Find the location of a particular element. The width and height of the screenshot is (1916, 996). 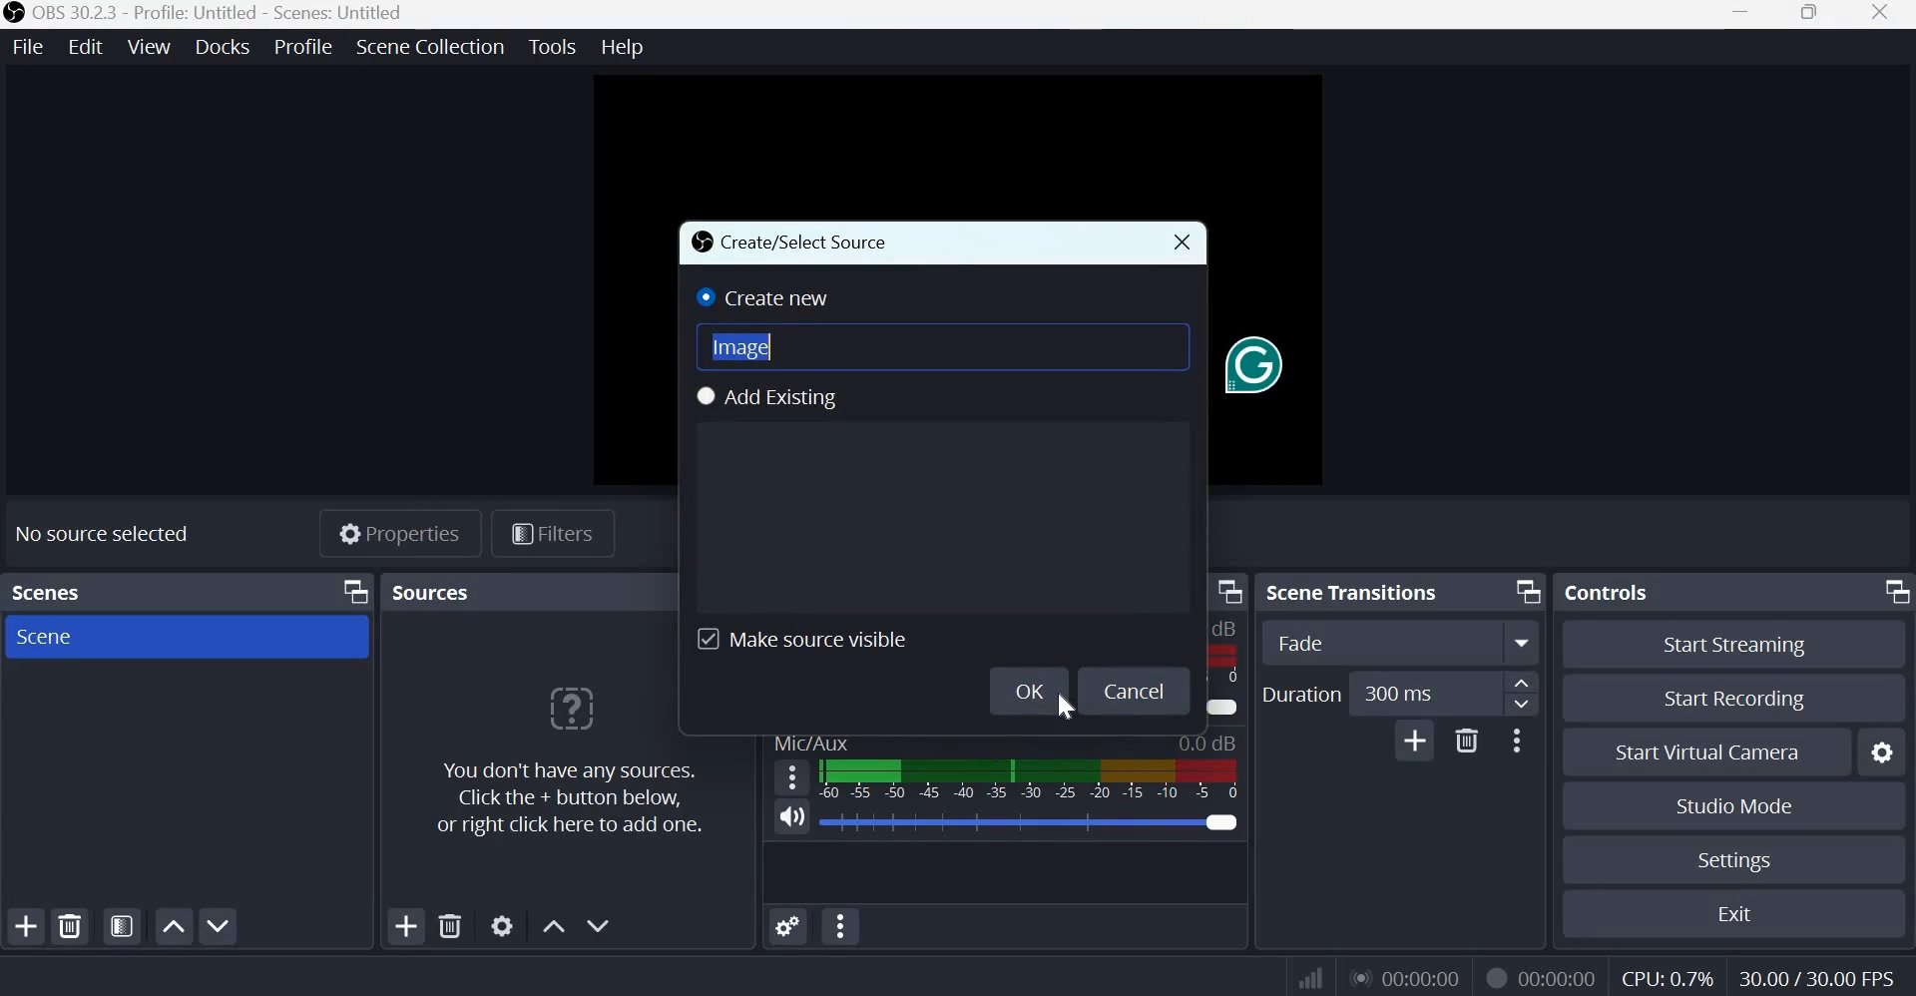

Controls is located at coordinates (1607, 591).